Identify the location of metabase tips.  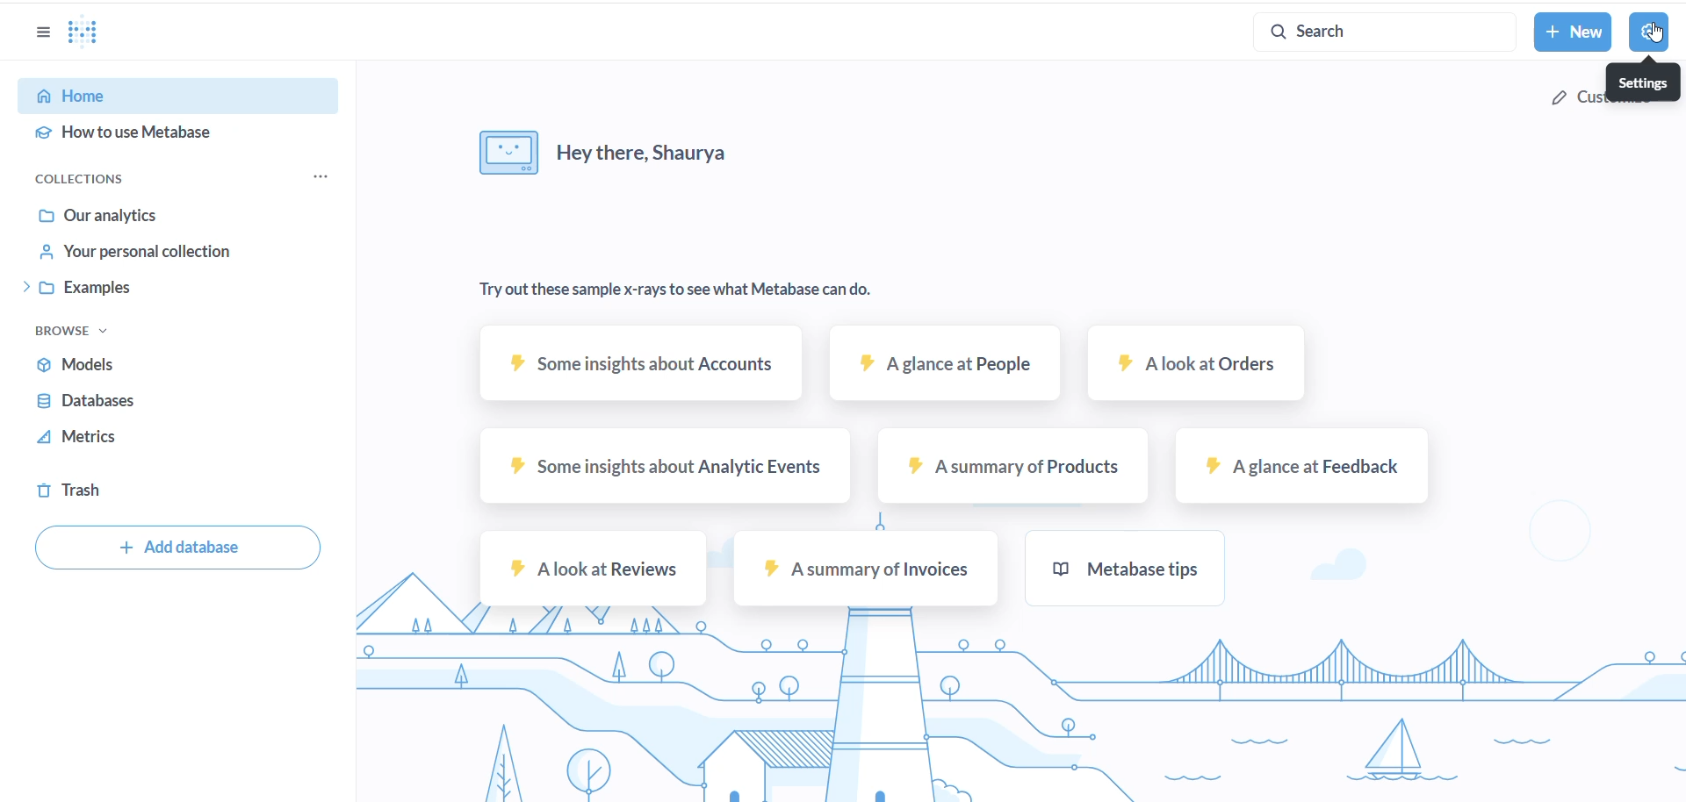
(1125, 570).